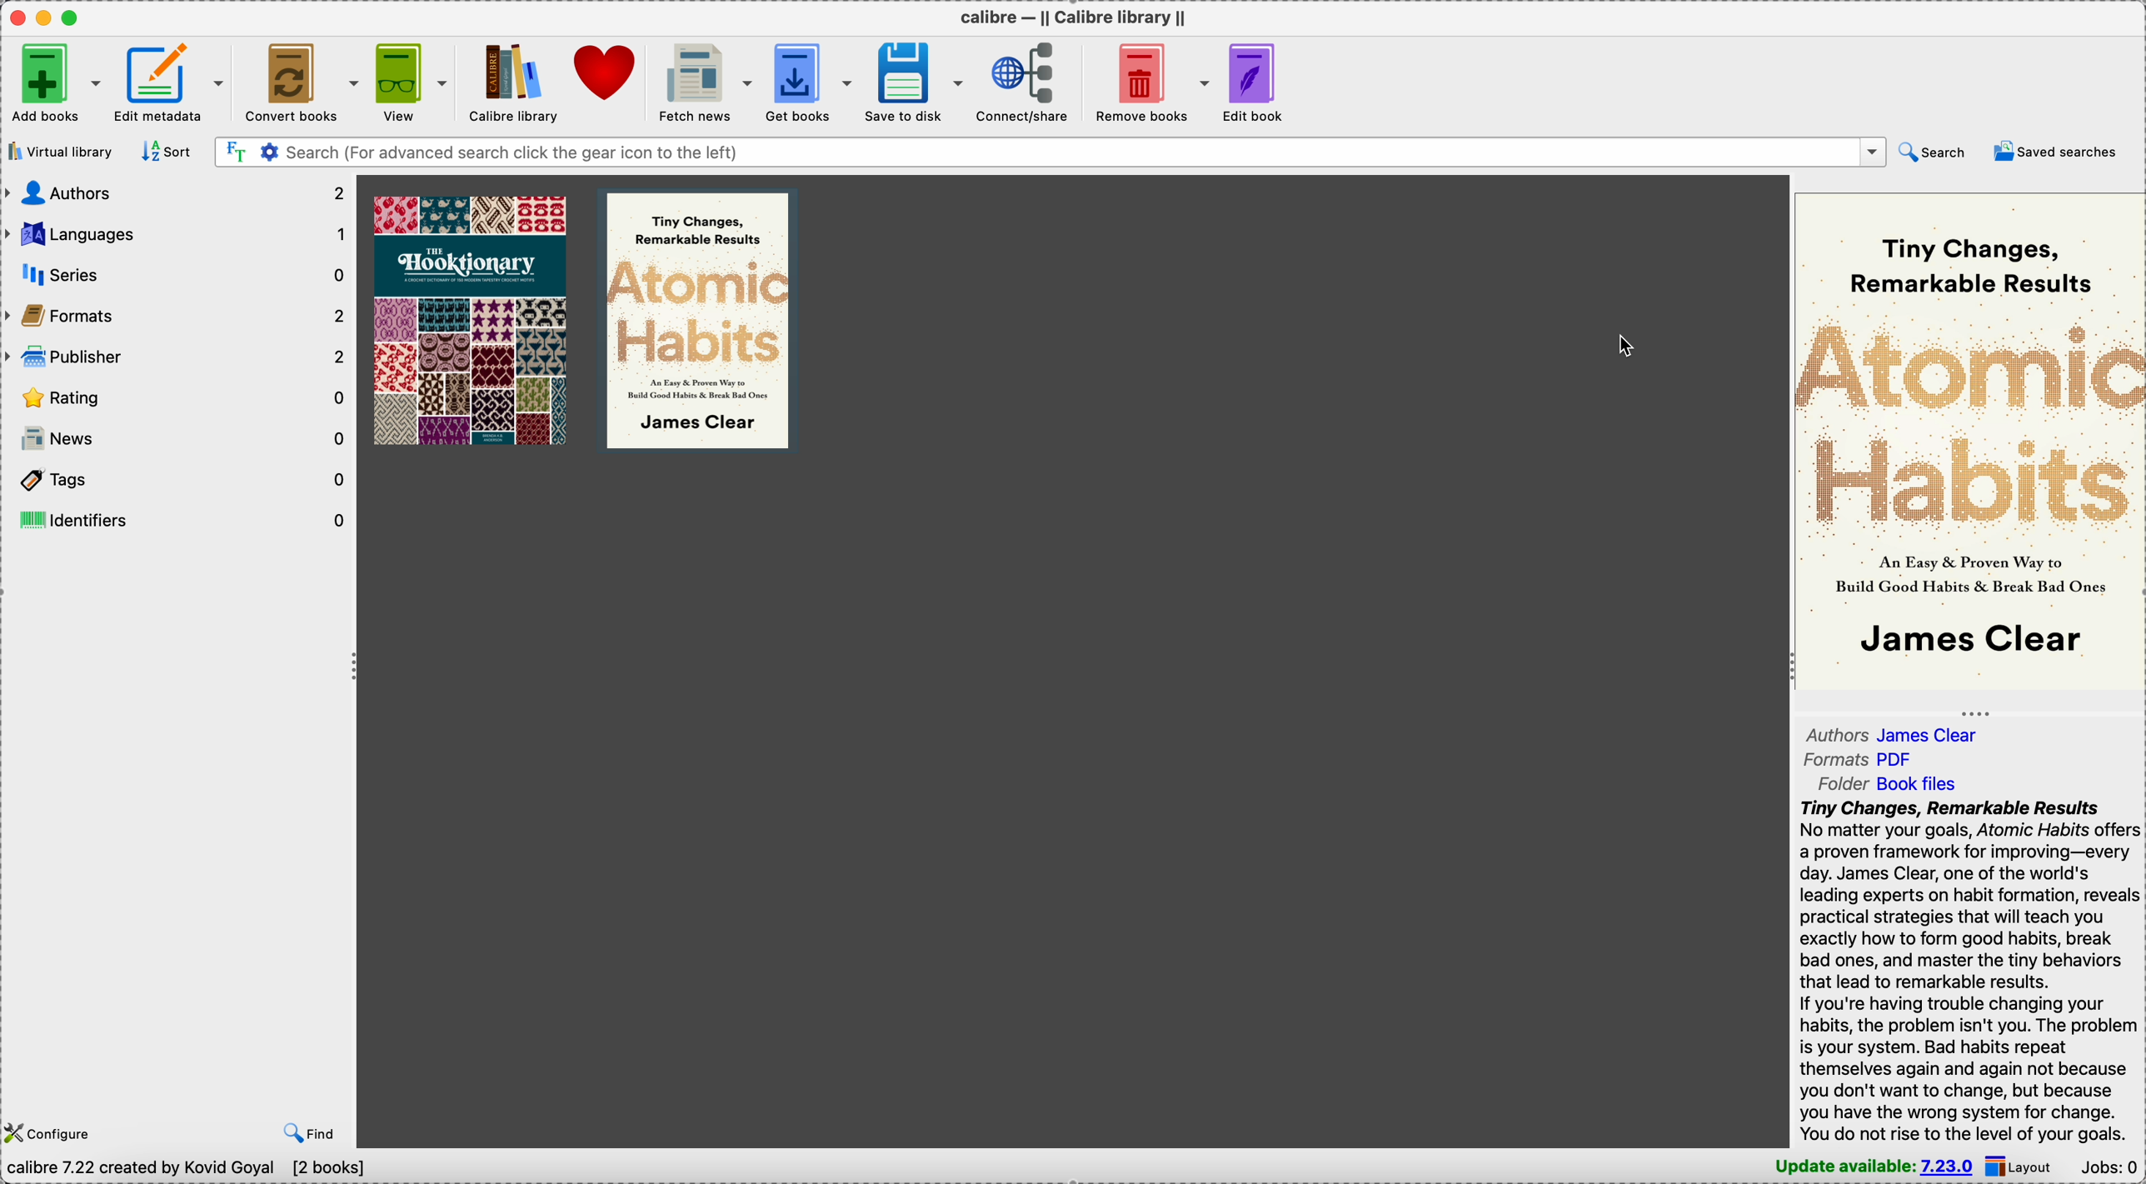 This screenshot has width=2146, height=1184. What do you see at coordinates (234, 152) in the screenshot?
I see `search the text of all books in the library` at bounding box center [234, 152].